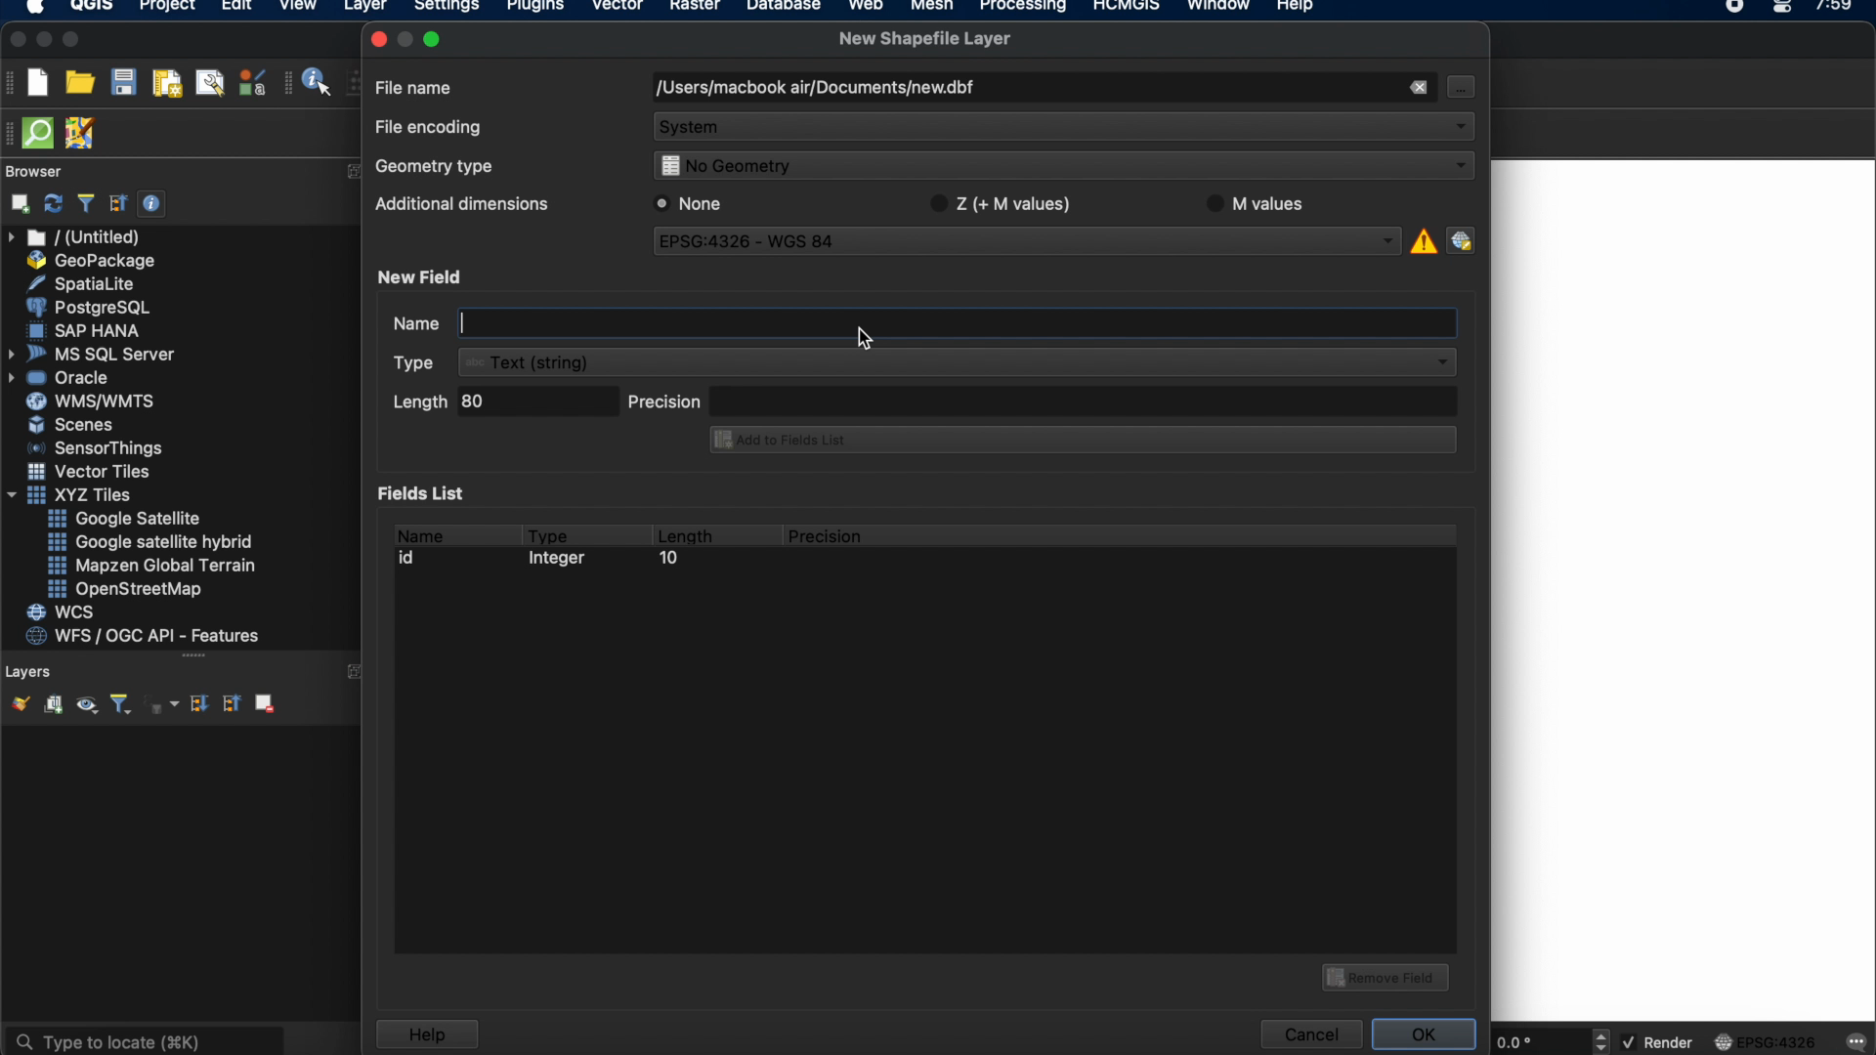 This screenshot has height=1055, width=1876. I want to click on google satellite, so click(126, 519).